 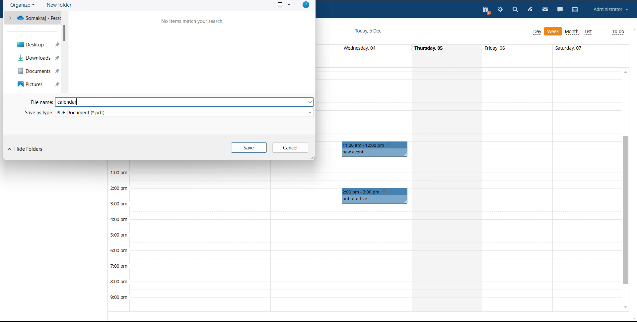 I want to click on search, so click(x=515, y=10).